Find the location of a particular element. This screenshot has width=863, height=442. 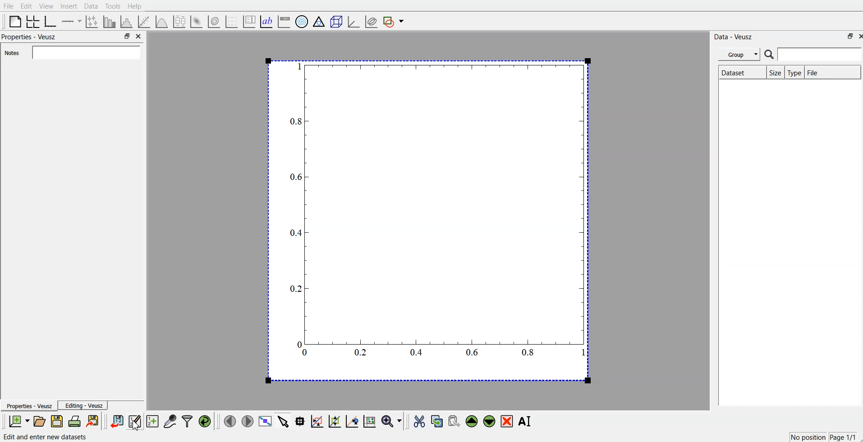

remove the selected widgets is located at coordinates (507, 422).